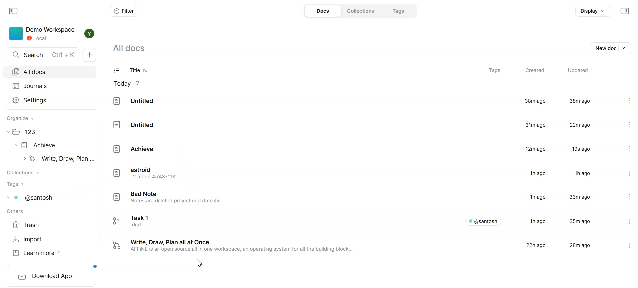 The height and width of the screenshot is (288, 638). I want to click on Tags , so click(34, 198).